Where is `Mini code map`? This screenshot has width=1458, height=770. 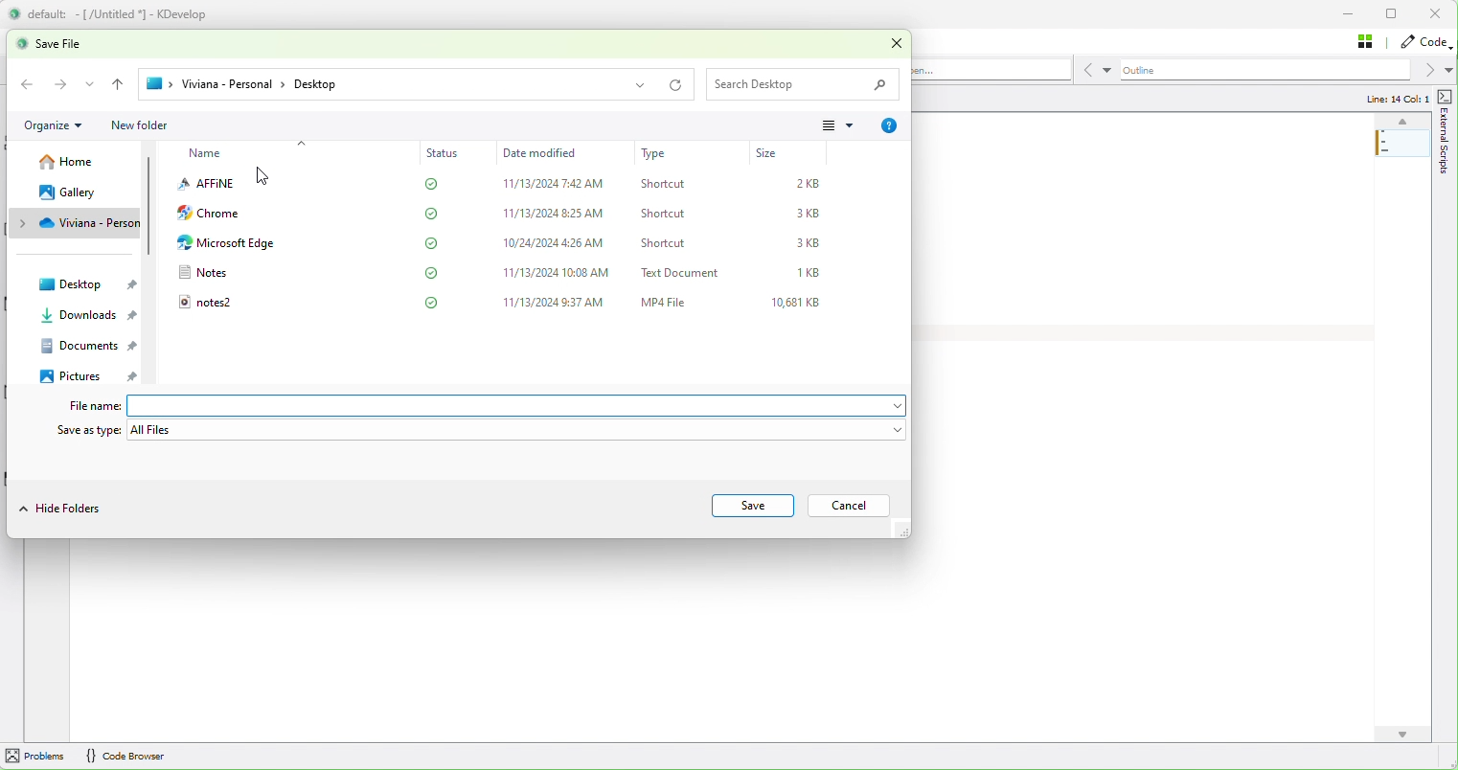 Mini code map is located at coordinates (1403, 166).